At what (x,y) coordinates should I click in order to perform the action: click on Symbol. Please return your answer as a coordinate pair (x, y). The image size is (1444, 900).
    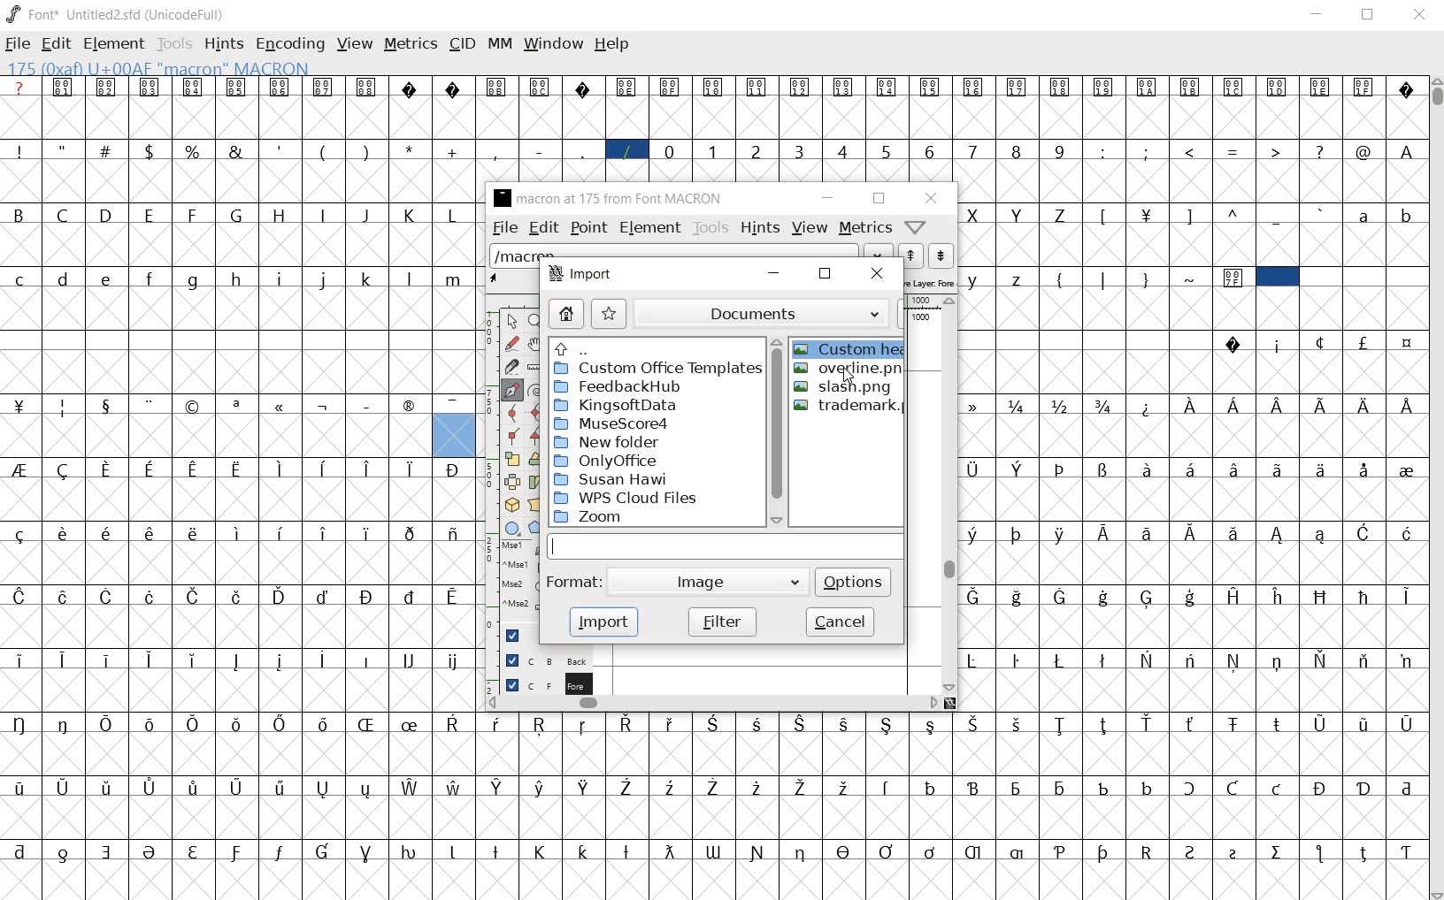
    Looking at the image, I should click on (65, 471).